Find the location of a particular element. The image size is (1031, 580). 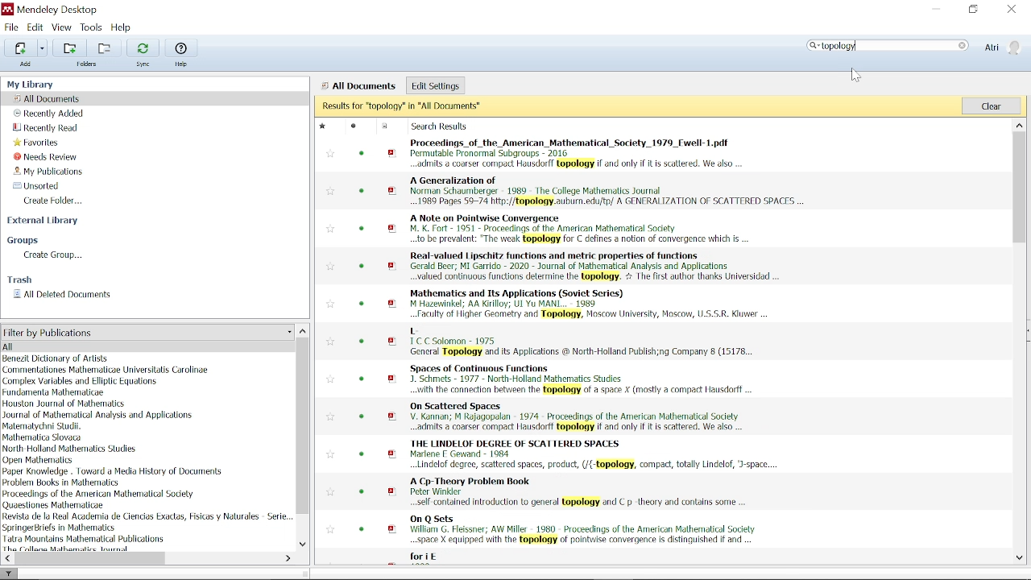

favourite is located at coordinates (329, 154).